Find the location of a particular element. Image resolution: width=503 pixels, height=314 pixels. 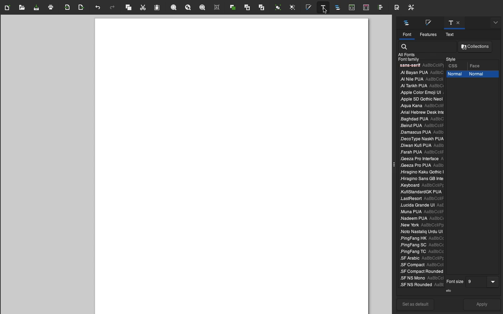

Ungroup is located at coordinates (293, 8).